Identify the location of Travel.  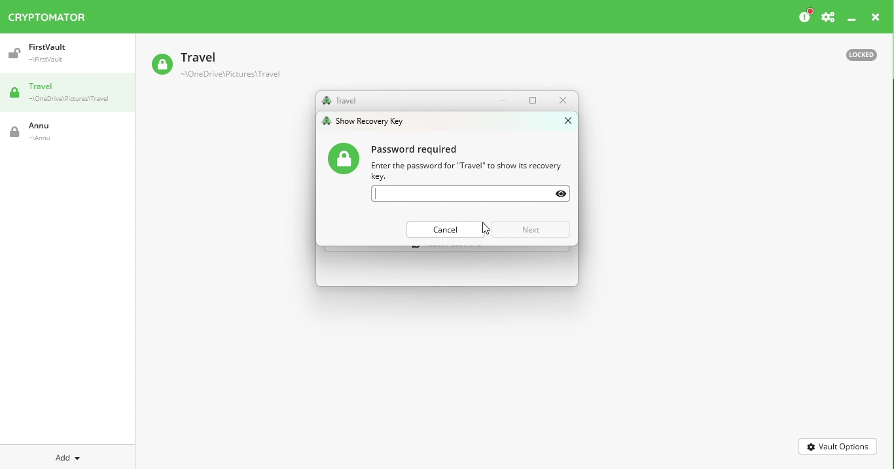
(339, 101).